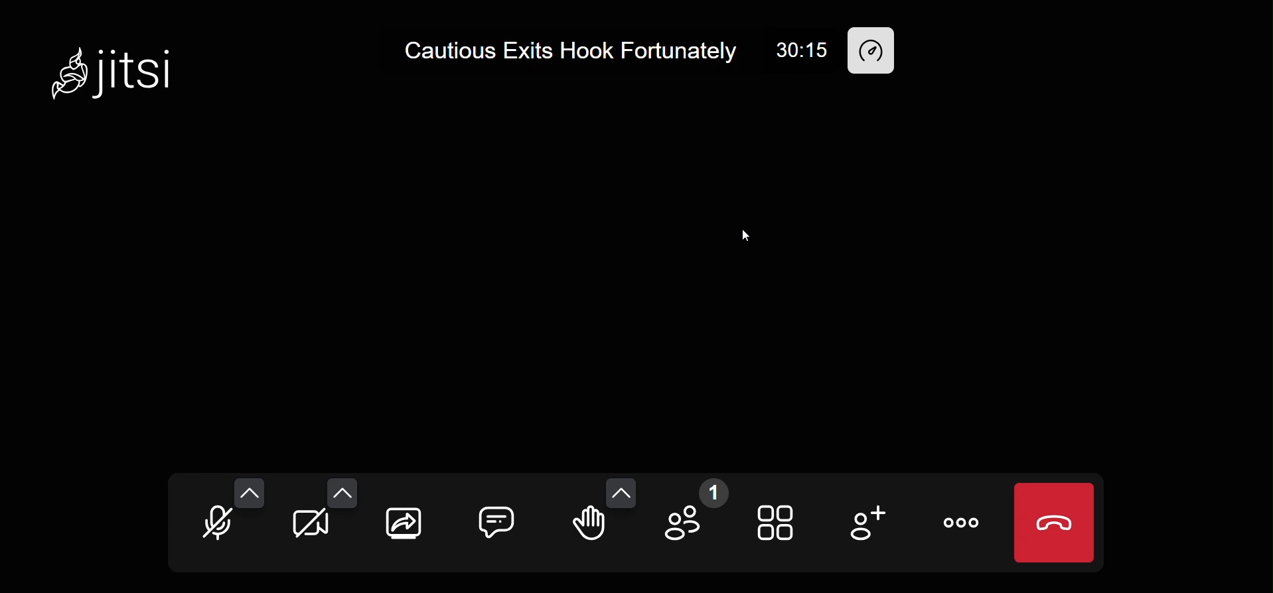  Describe the element at coordinates (864, 521) in the screenshot. I see `invite people` at that location.